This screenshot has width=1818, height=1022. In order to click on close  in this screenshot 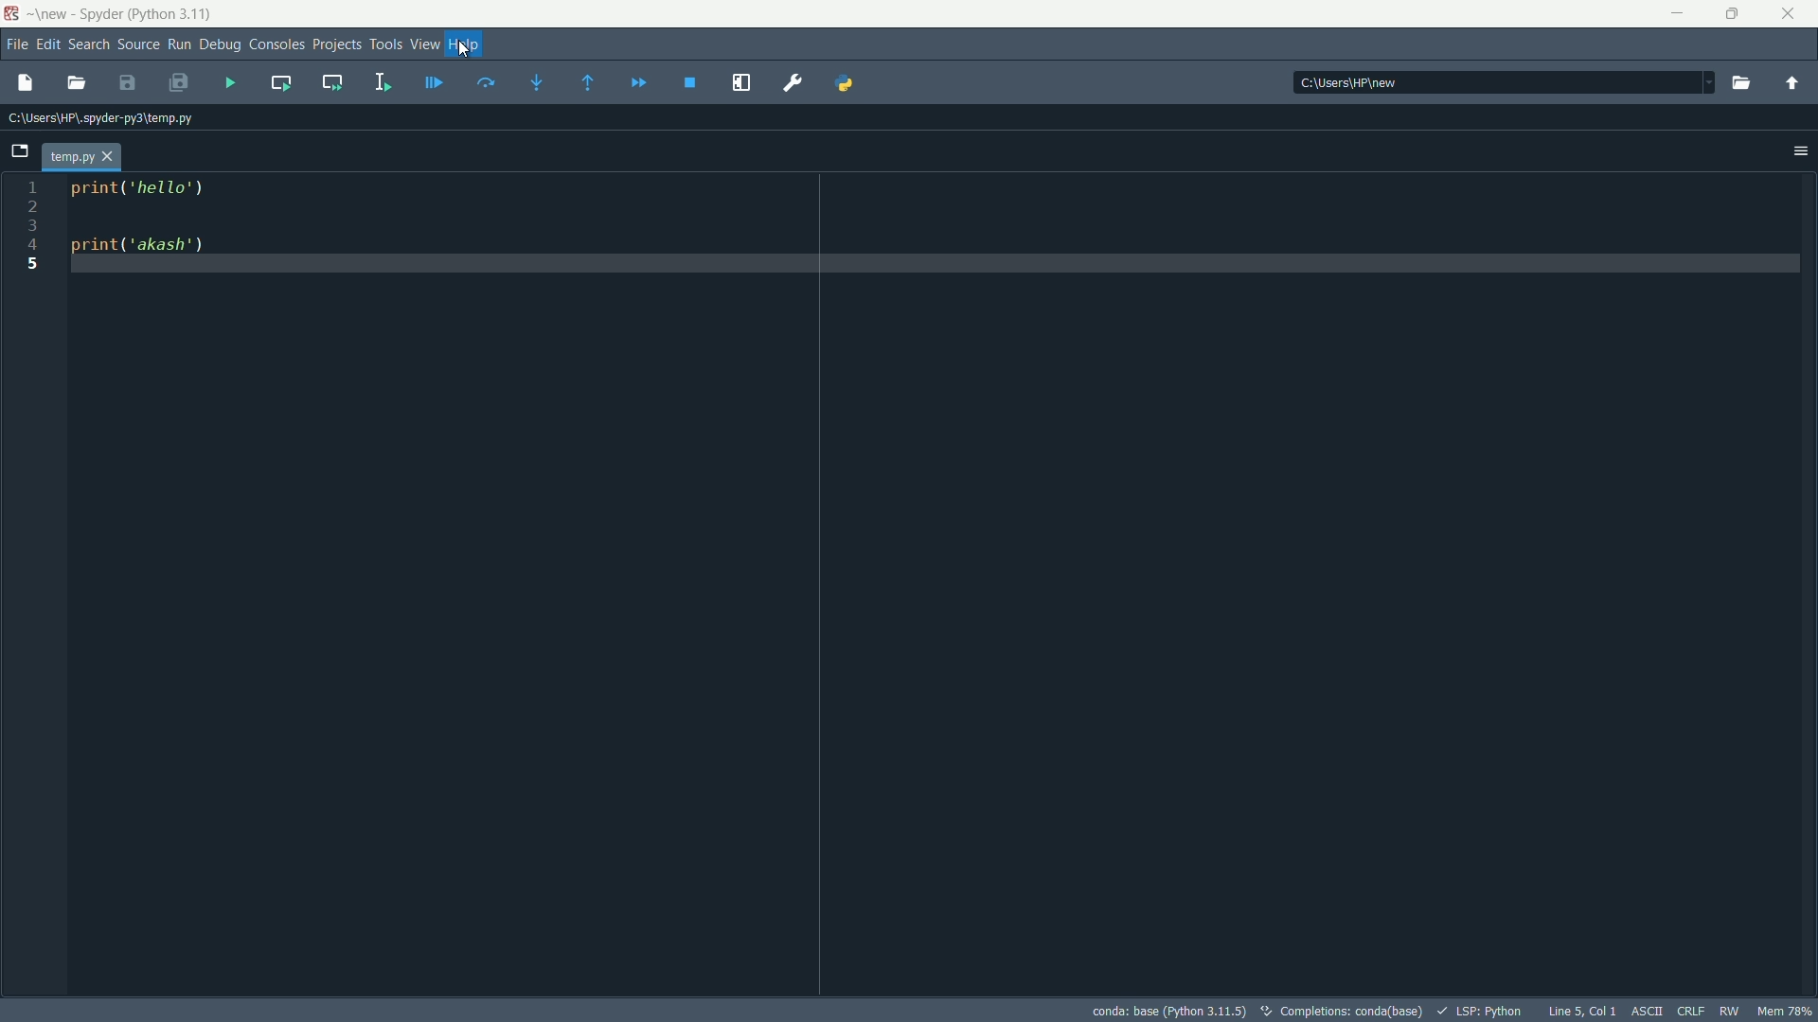, I will do `click(1791, 13)`.